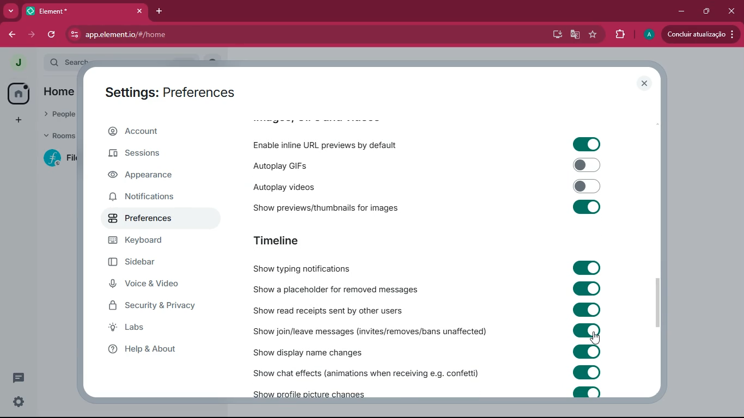 This screenshot has height=418, width=744. Describe the element at coordinates (310, 391) in the screenshot. I see `show profile picture changes` at that location.